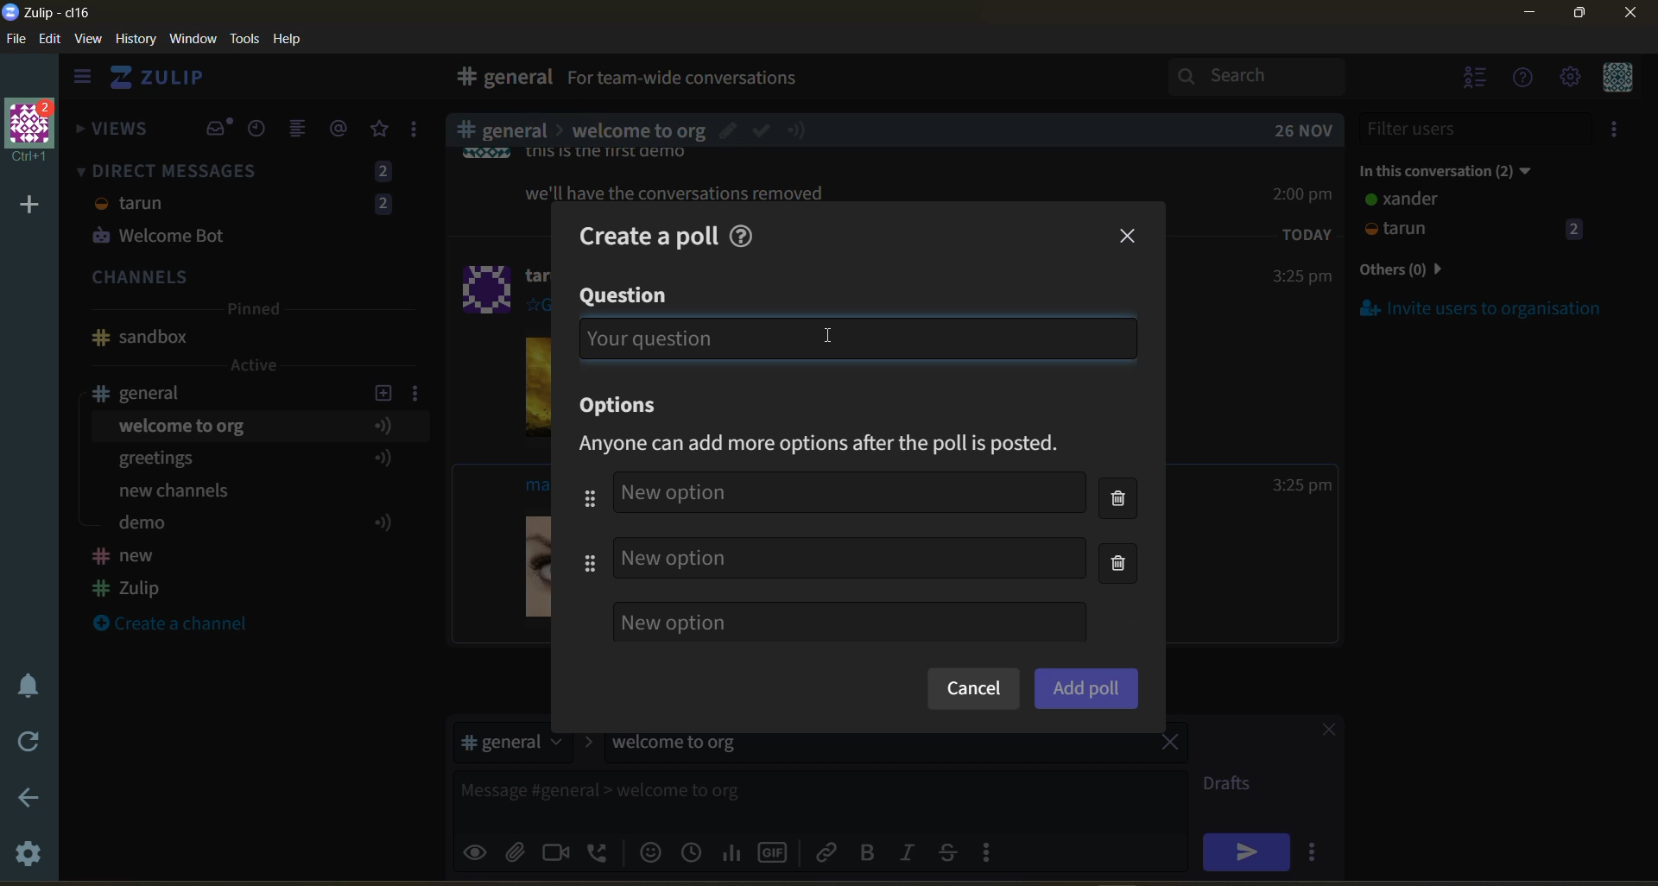 The width and height of the screenshot is (1658, 886). Describe the element at coordinates (775, 797) in the screenshot. I see `text box` at that location.